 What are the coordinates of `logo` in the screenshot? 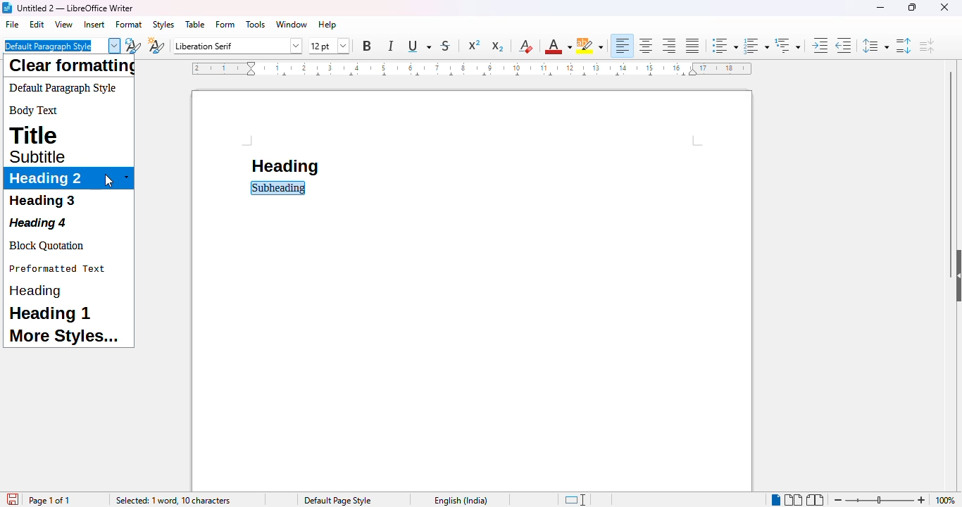 It's located at (8, 8).